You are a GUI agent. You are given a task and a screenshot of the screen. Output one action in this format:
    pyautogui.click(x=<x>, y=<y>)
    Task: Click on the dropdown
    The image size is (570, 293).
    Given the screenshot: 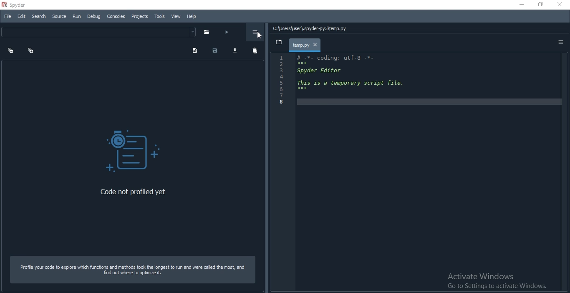 What is the action you would take?
    pyautogui.click(x=99, y=32)
    